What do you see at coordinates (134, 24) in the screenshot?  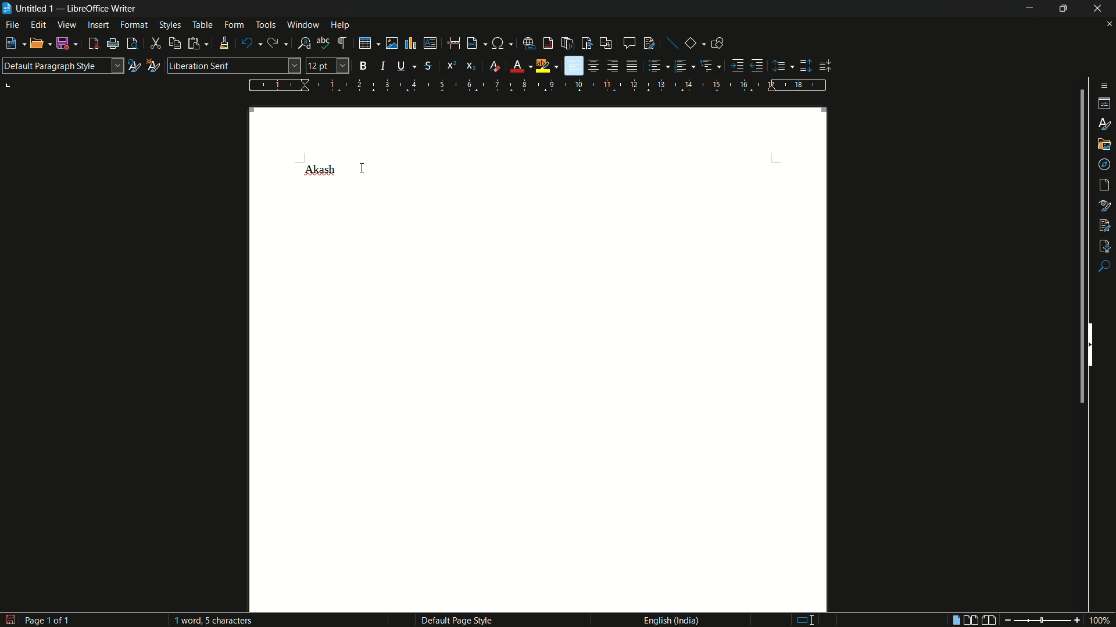 I see `format menu` at bounding box center [134, 24].